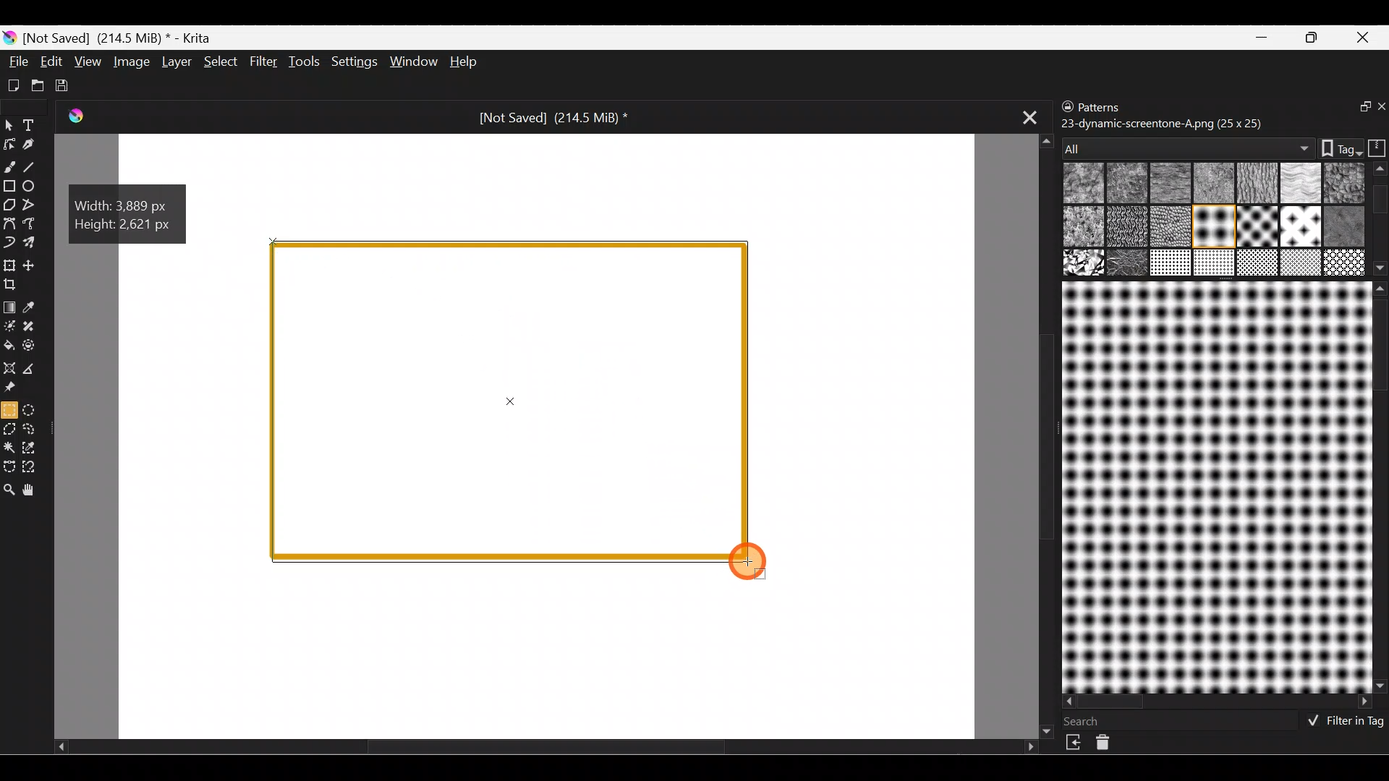 Image resolution: width=1389 pixels, height=781 pixels. Describe the element at coordinates (9, 325) in the screenshot. I see `Colourise mask tool` at that location.